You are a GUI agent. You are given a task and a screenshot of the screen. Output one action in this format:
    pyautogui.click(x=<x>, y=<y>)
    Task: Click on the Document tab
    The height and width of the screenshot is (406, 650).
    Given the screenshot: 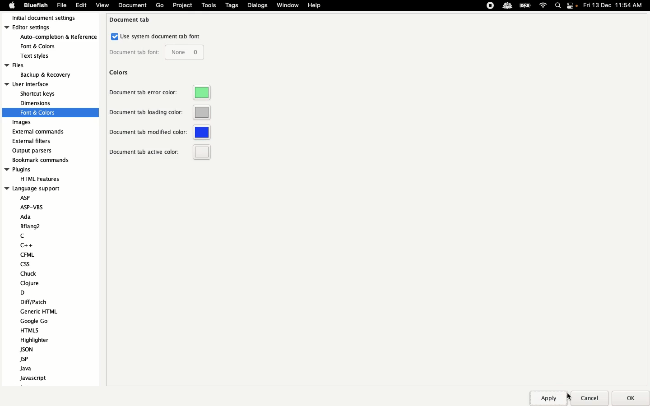 What is the action you would take?
    pyautogui.click(x=131, y=20)
    